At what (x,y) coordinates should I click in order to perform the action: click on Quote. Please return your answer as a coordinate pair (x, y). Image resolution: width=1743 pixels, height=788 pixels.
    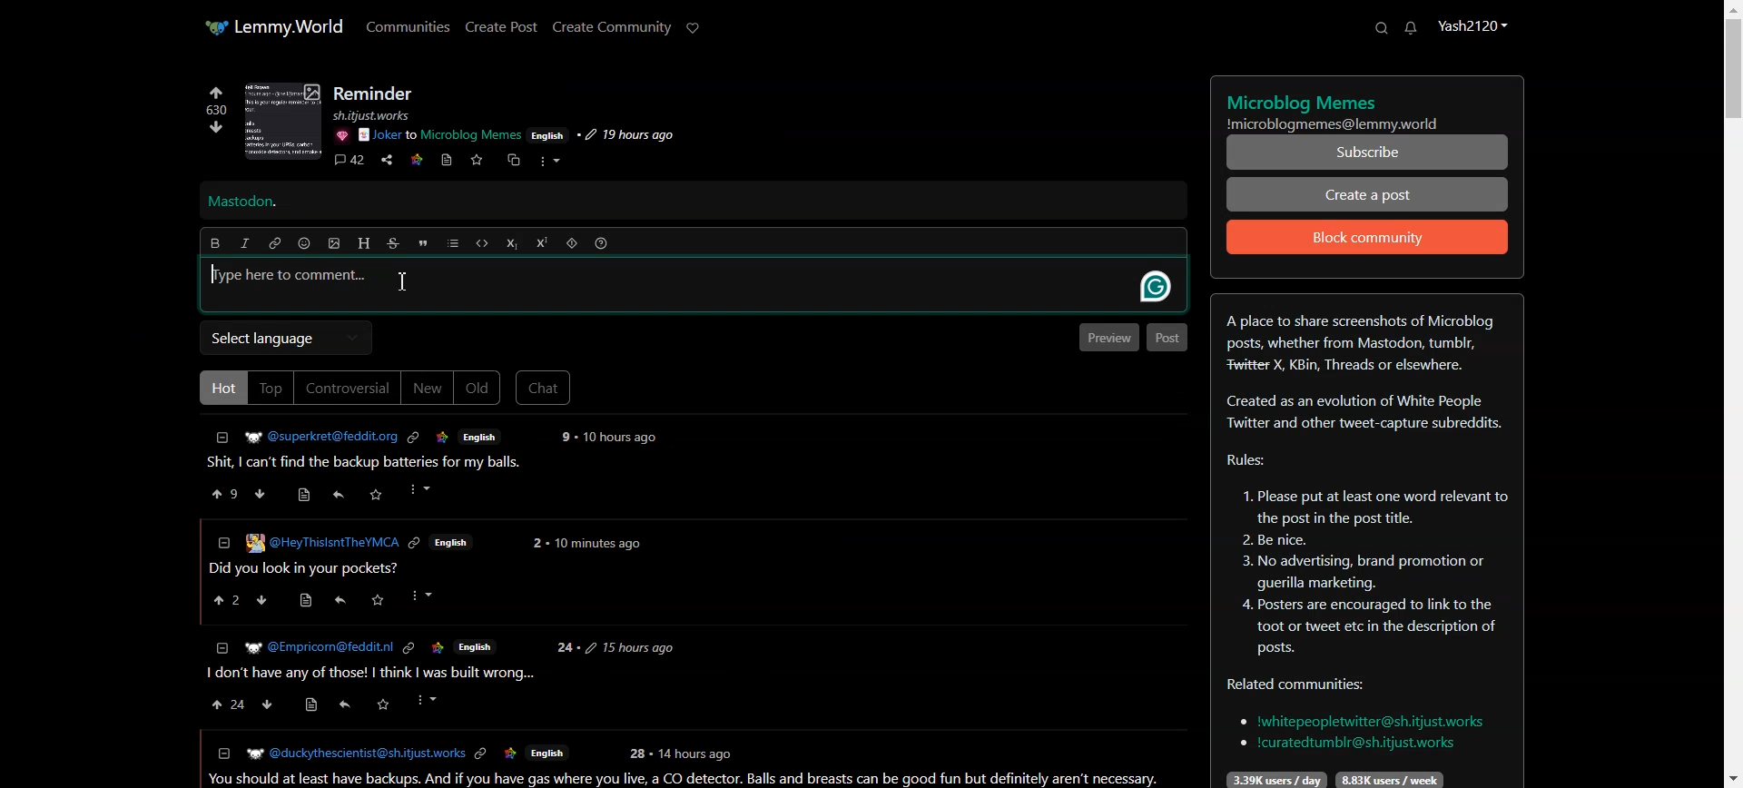
    Looking at the image, I should click on (422, 243).